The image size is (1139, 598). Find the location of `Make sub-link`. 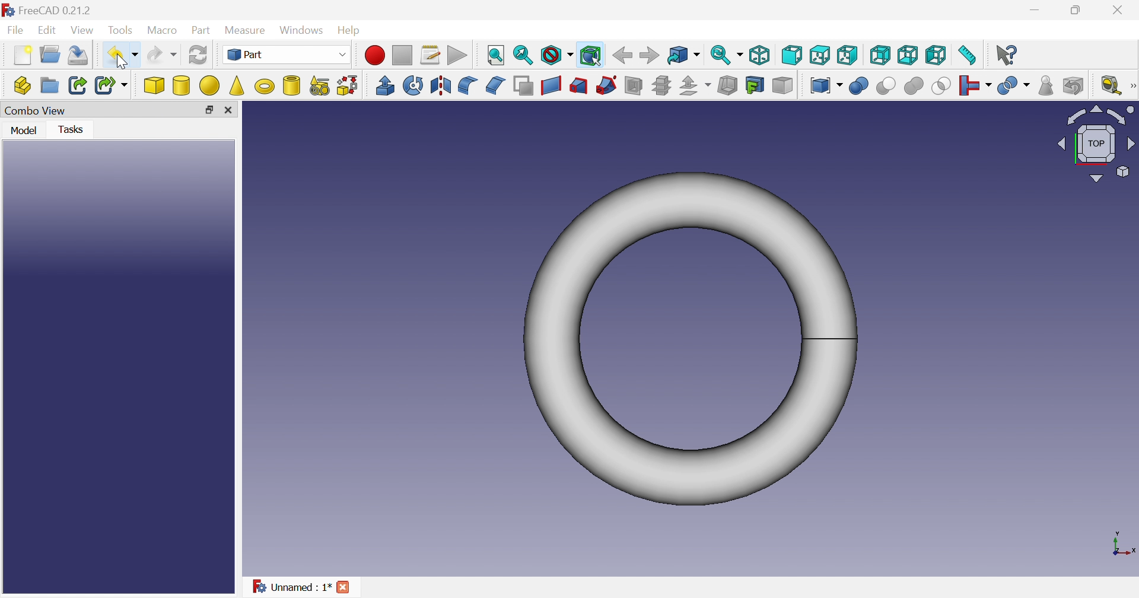

Make sub-link is located at coordinates (113, 85).